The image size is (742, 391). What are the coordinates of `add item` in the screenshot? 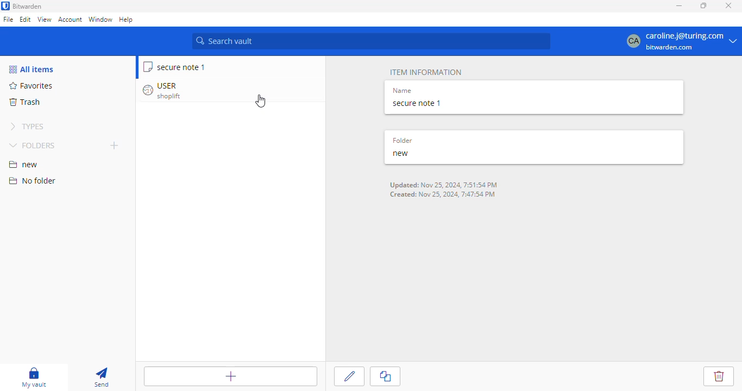 It's located at (230, 375).